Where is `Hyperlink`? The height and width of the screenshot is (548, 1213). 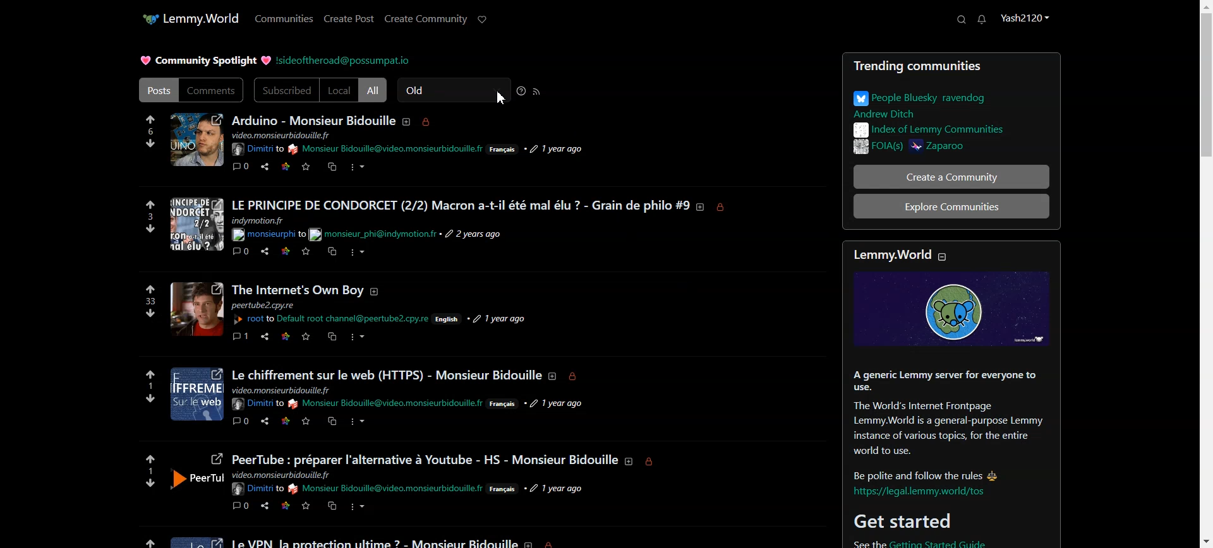 Hyperlink is located at coordinates (373, 233).